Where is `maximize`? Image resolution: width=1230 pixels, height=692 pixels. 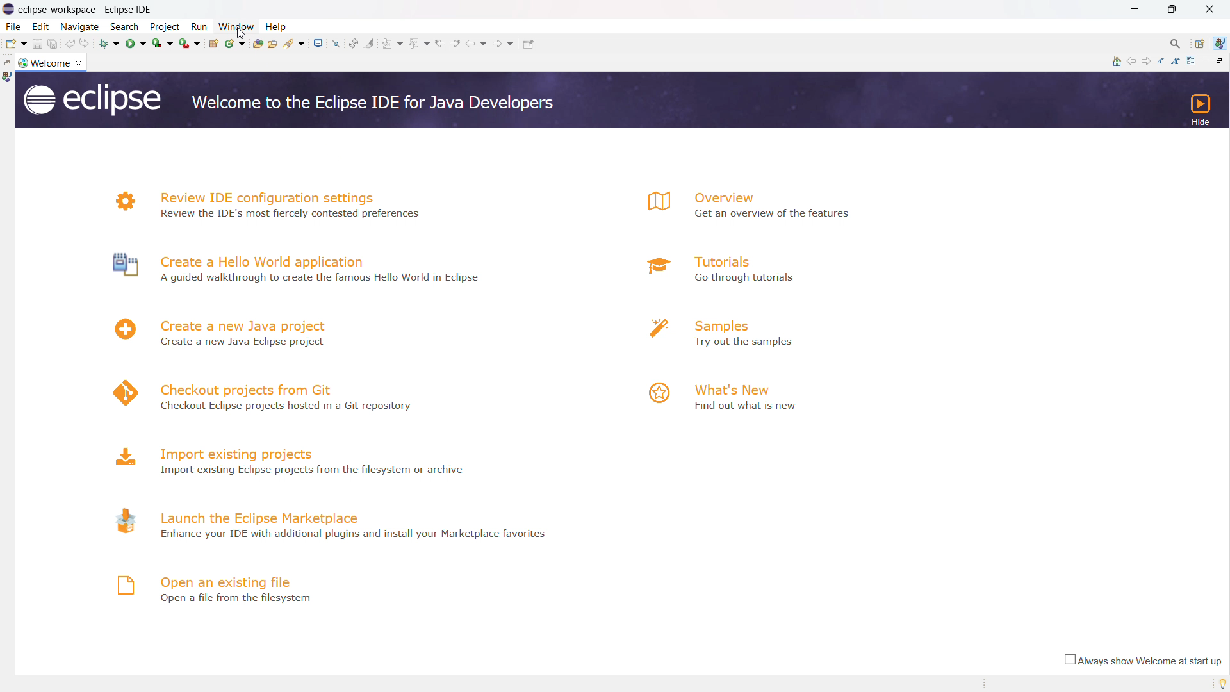
maximize is located at coordinates (1173, 10).